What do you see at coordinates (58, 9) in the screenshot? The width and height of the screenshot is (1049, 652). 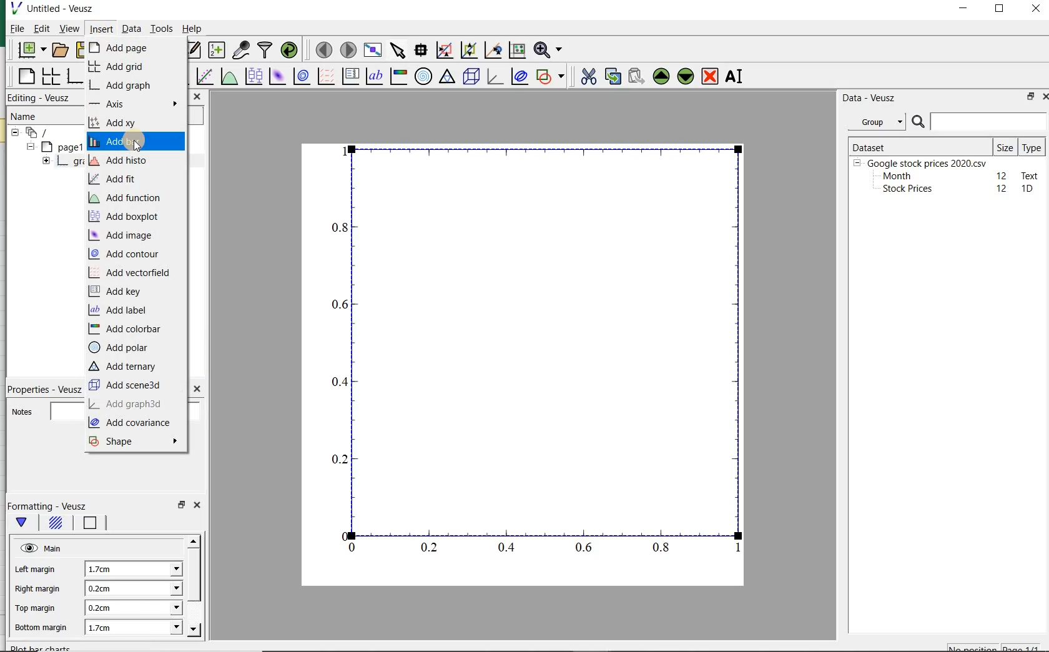 I see `Untitled-Veusz` at bounding box center [58, 9].